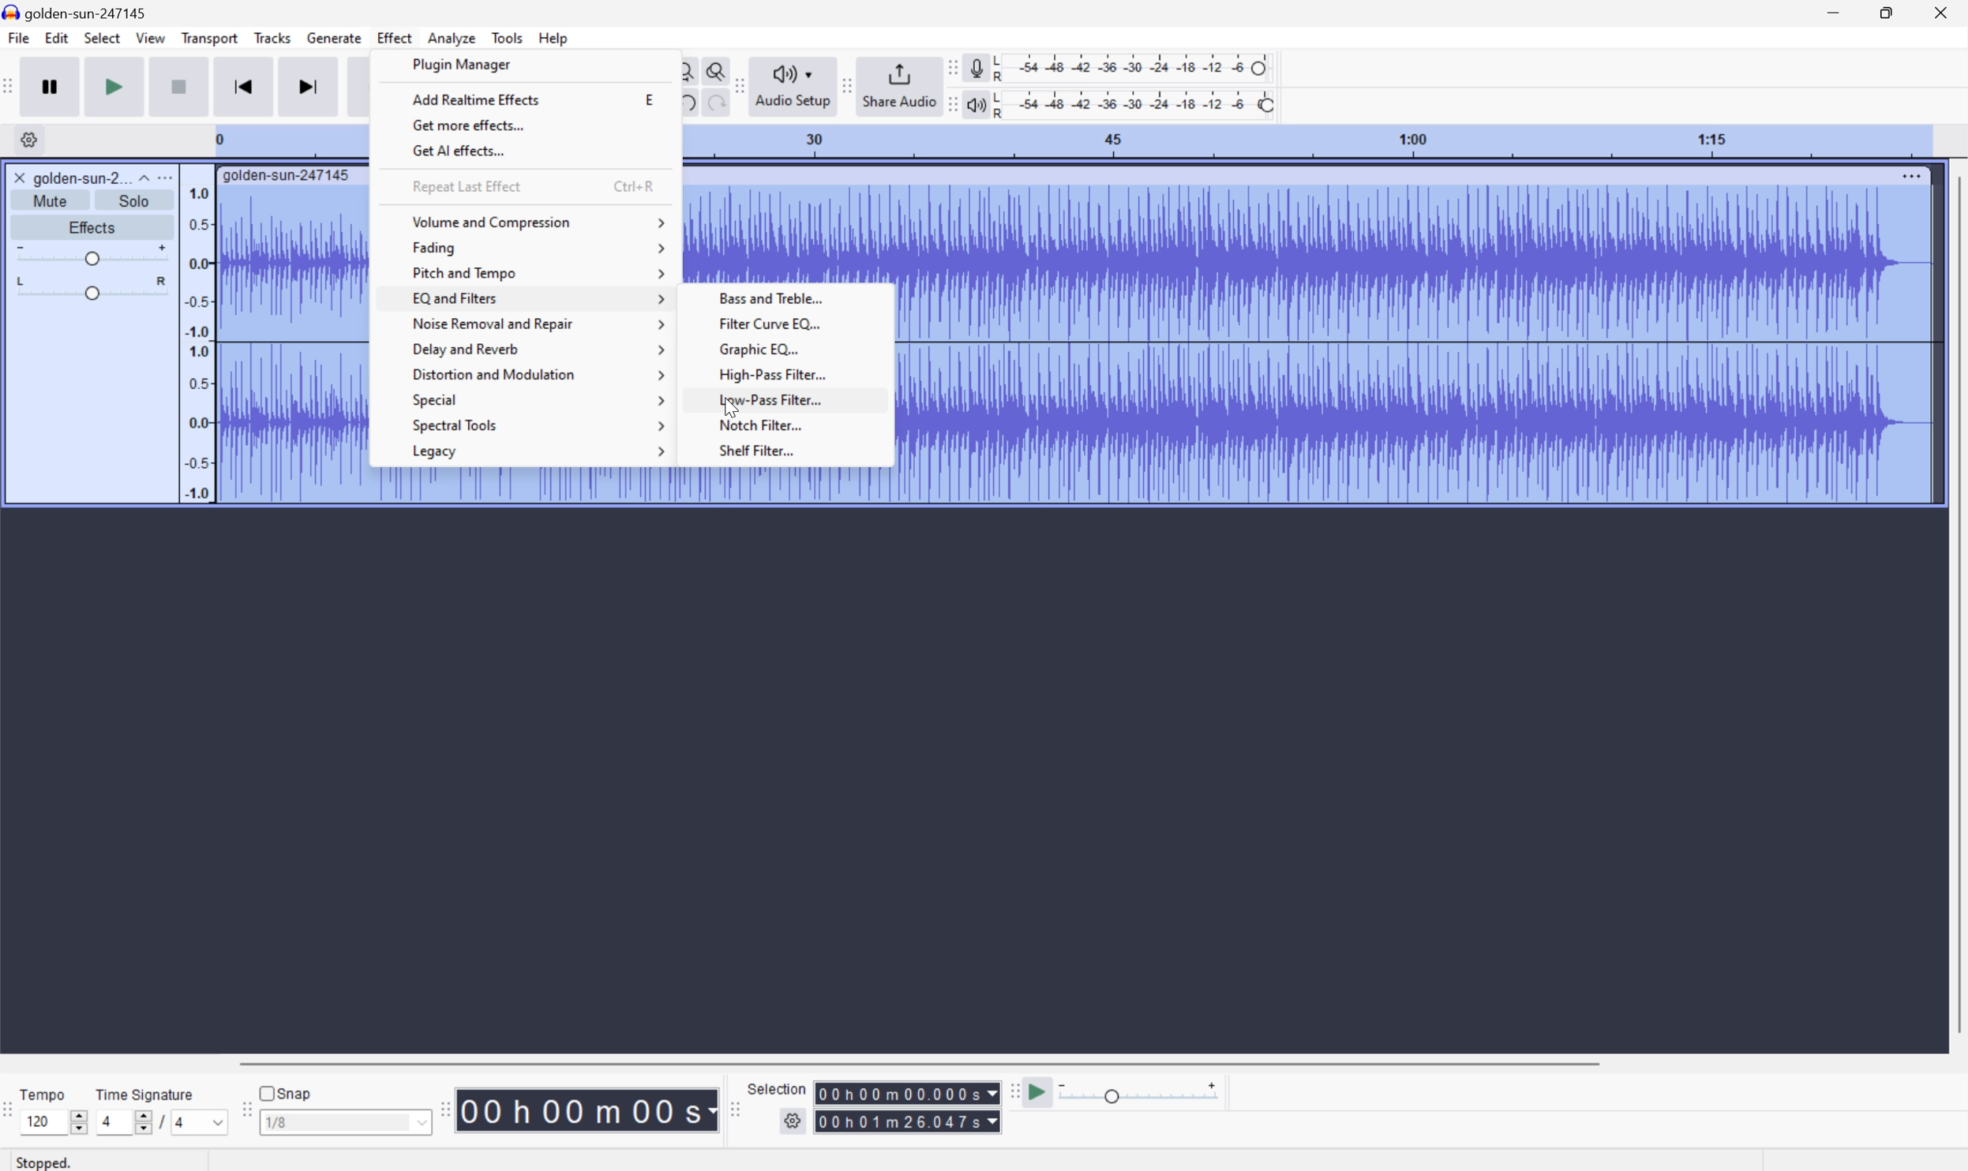 This screenshot has width=1968, height=1171. I want to click on Audacity selection toolbar, so click(732, 1106).